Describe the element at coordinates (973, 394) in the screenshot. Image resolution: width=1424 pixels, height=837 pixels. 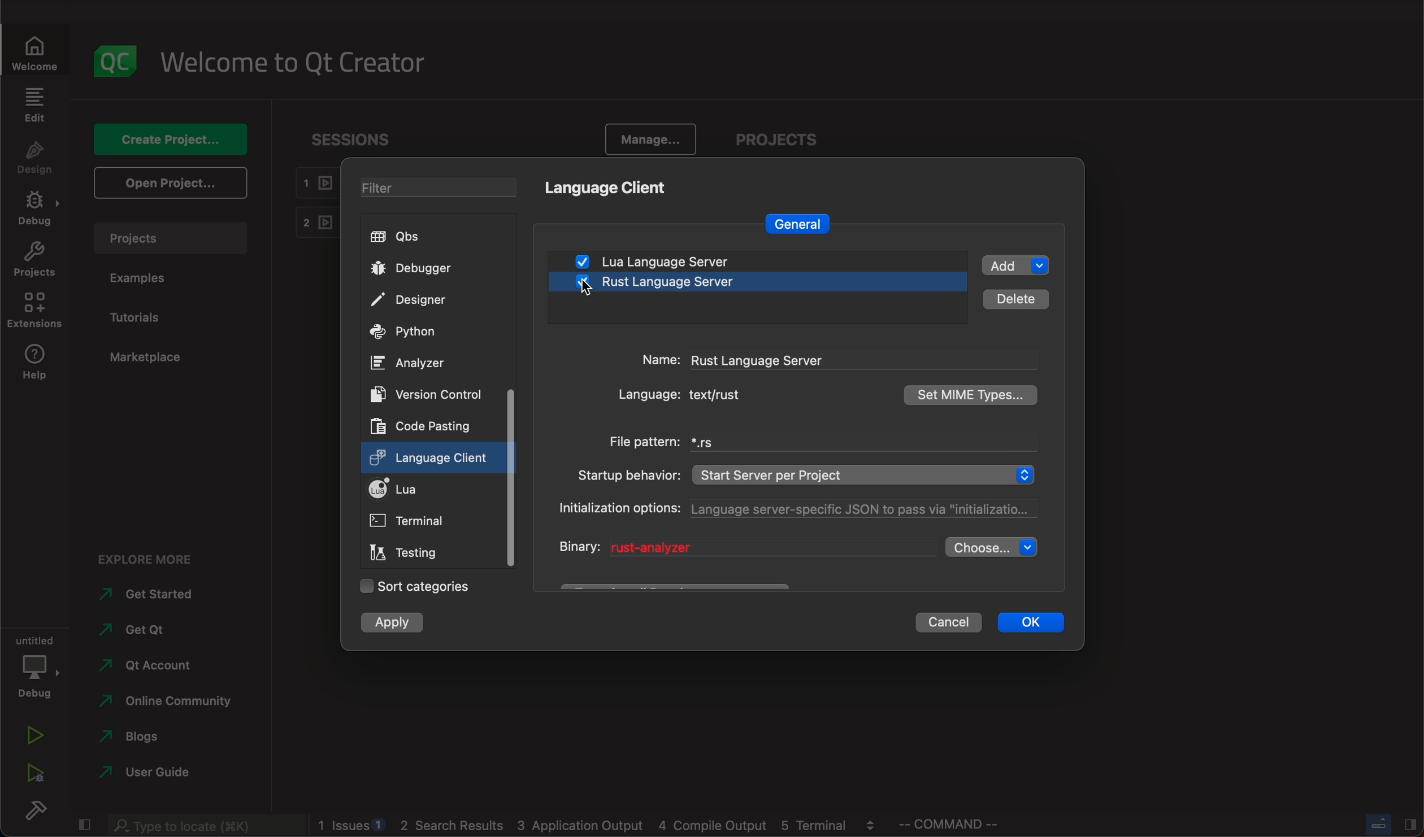
I see `types` at that location.